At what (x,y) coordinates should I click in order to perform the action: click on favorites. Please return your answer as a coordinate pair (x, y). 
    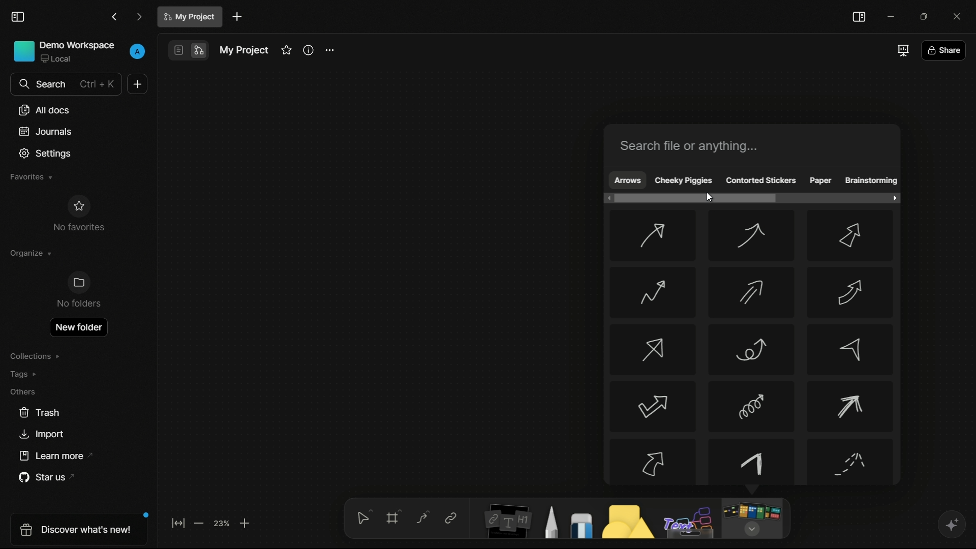
    Looking at the image, I should click on (286, 50).